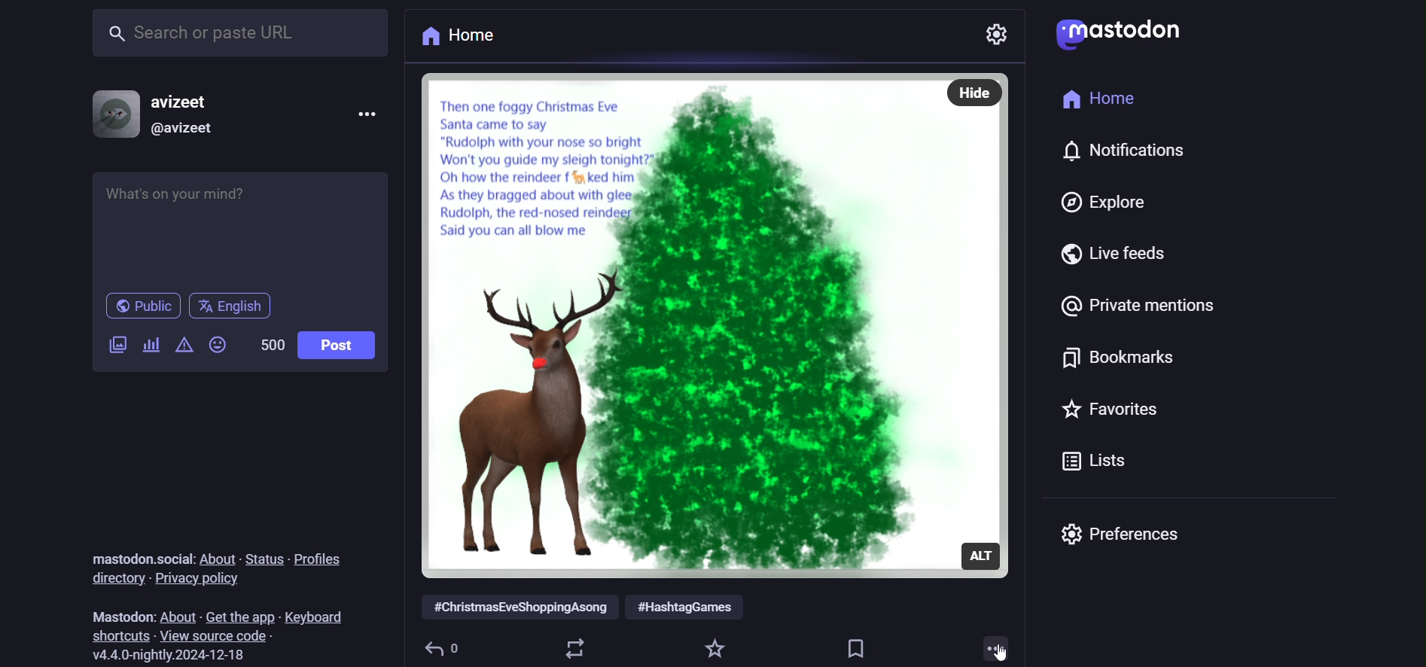 The width and height of the screenshot is (1426, 667). I want to click on image/video, so click(116, 344).